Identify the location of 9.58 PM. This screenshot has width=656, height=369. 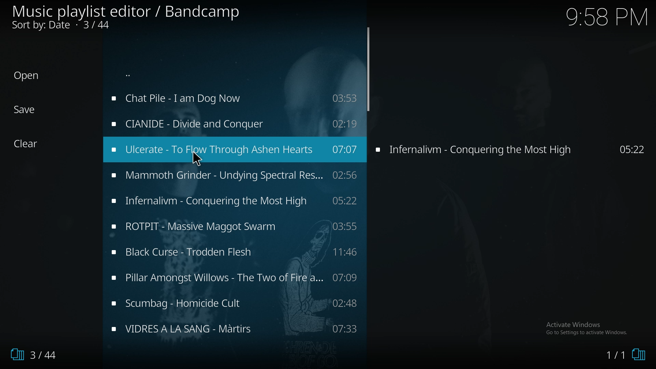
(606, 17).